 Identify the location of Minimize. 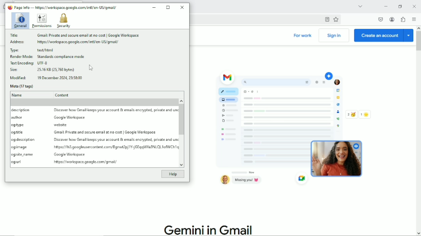
(155, 7).